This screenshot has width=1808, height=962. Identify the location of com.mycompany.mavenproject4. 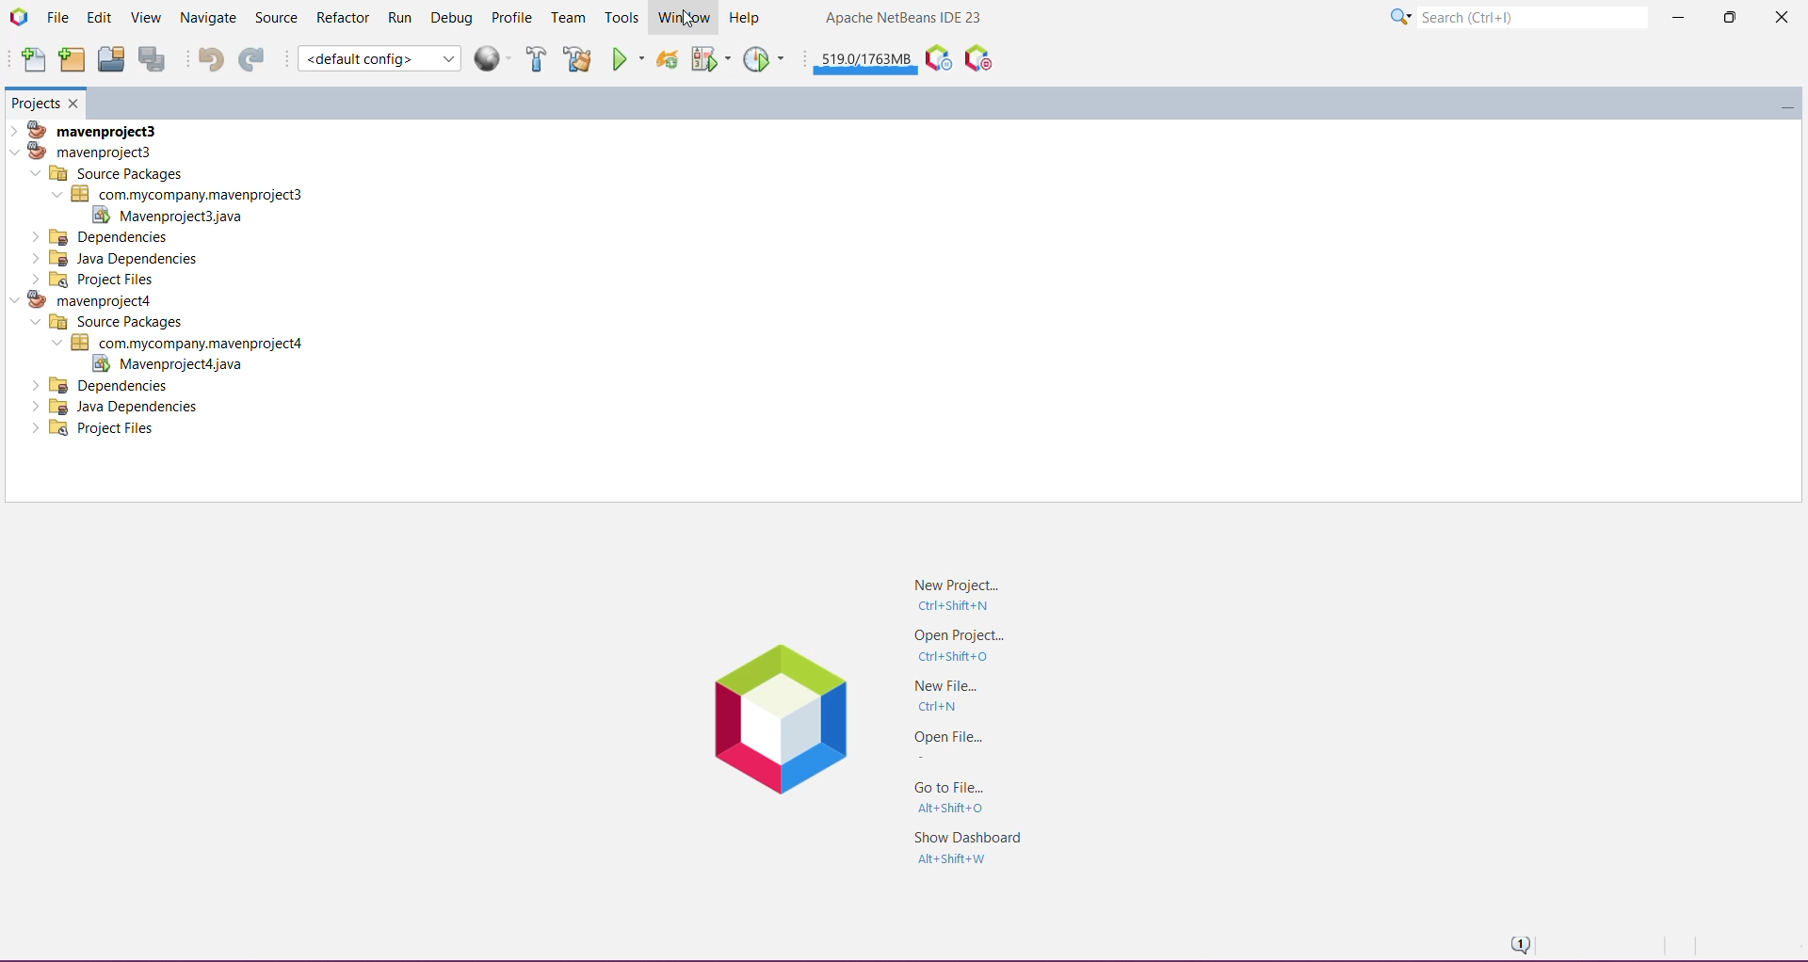
(185, 343).